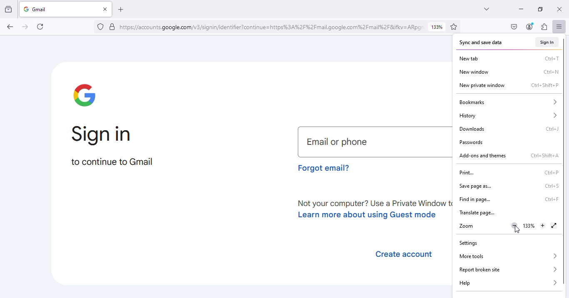 This screenshot has height=298, width=569. Describe the element at coordinates (475, 200) in the screenshot. I see `find in page..` at that location.